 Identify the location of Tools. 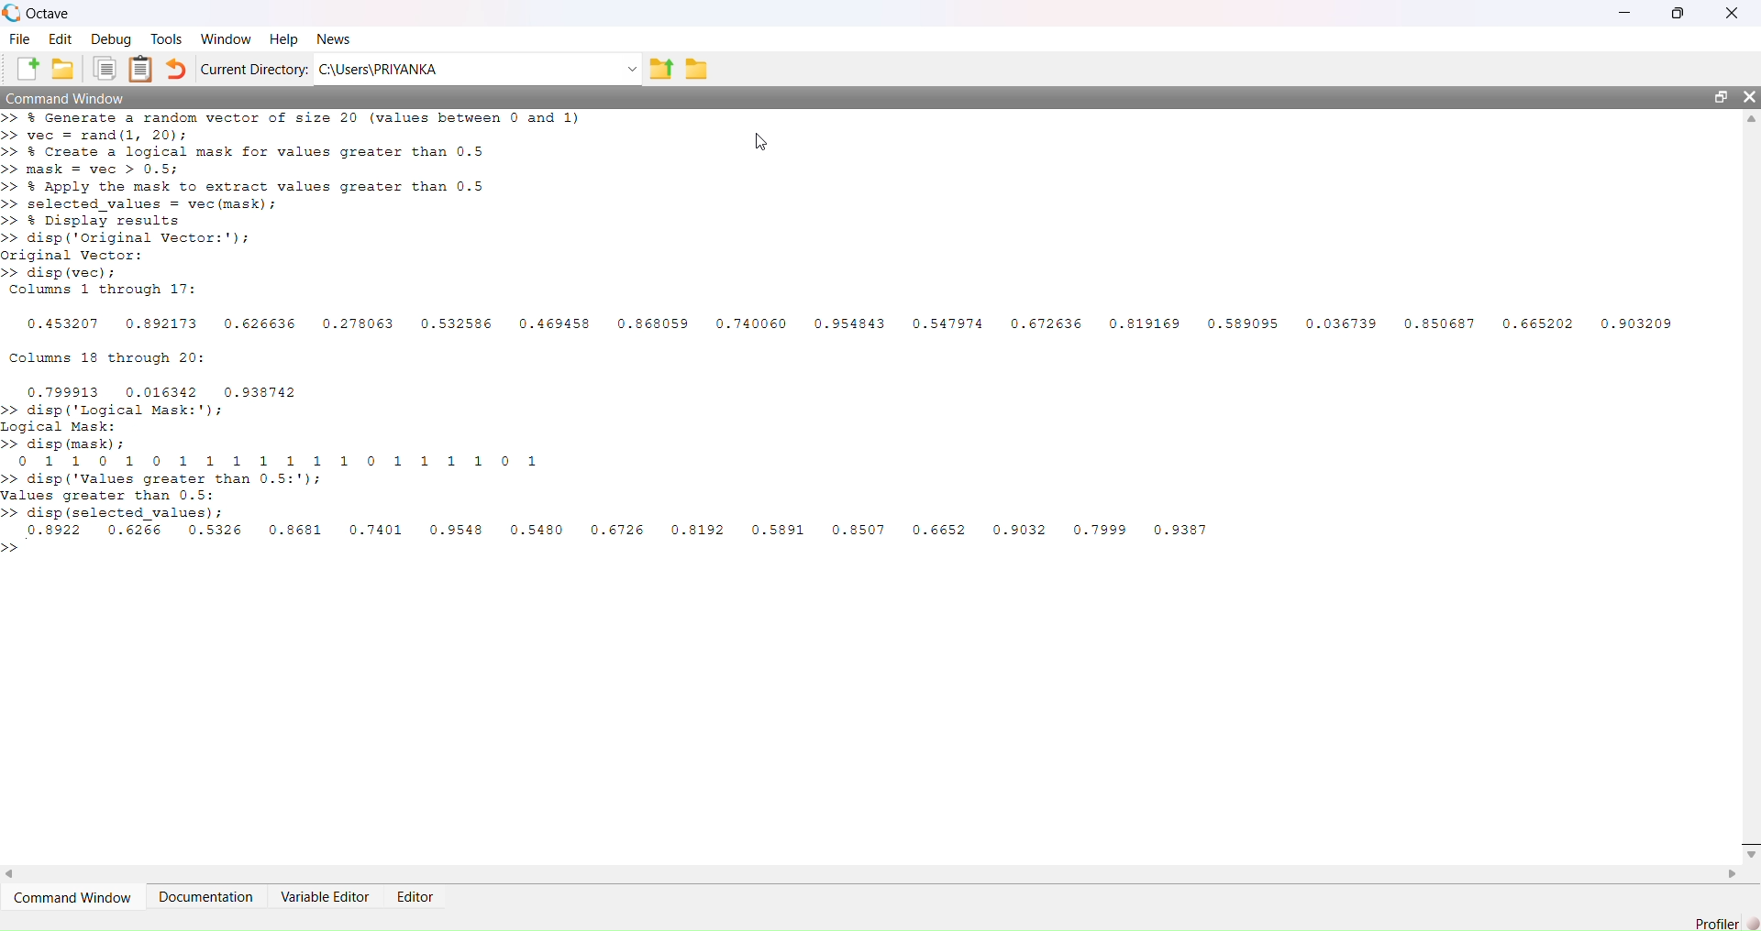
(170, 39).